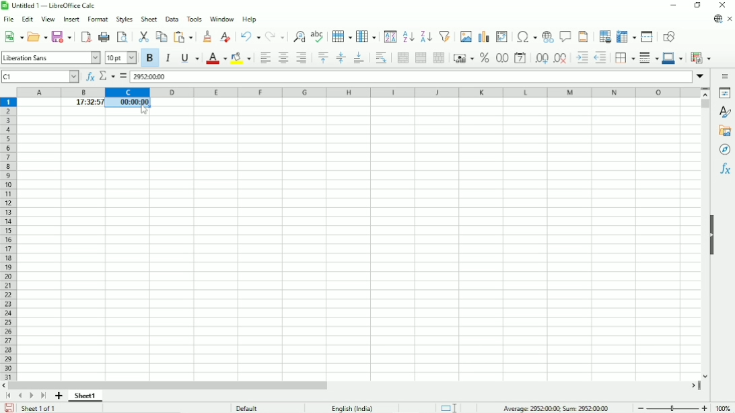 The image size is (735, 413). I want to click on Formula, so click(123, 76).